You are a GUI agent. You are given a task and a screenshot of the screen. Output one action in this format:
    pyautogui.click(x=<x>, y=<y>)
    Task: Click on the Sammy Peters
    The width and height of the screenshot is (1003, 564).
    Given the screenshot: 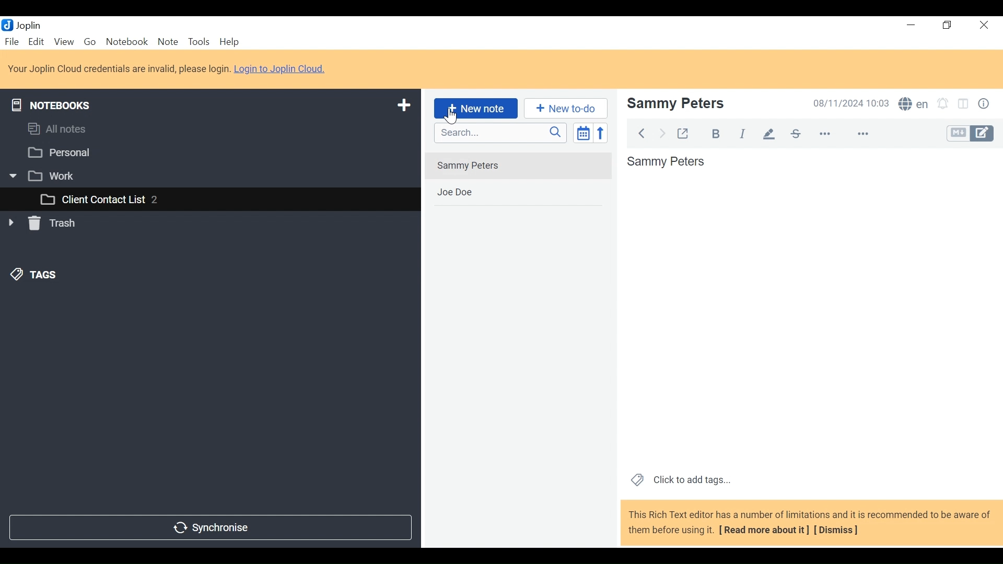 What is the action you would take?
    pyautogui.click(x=517, y=165)
    